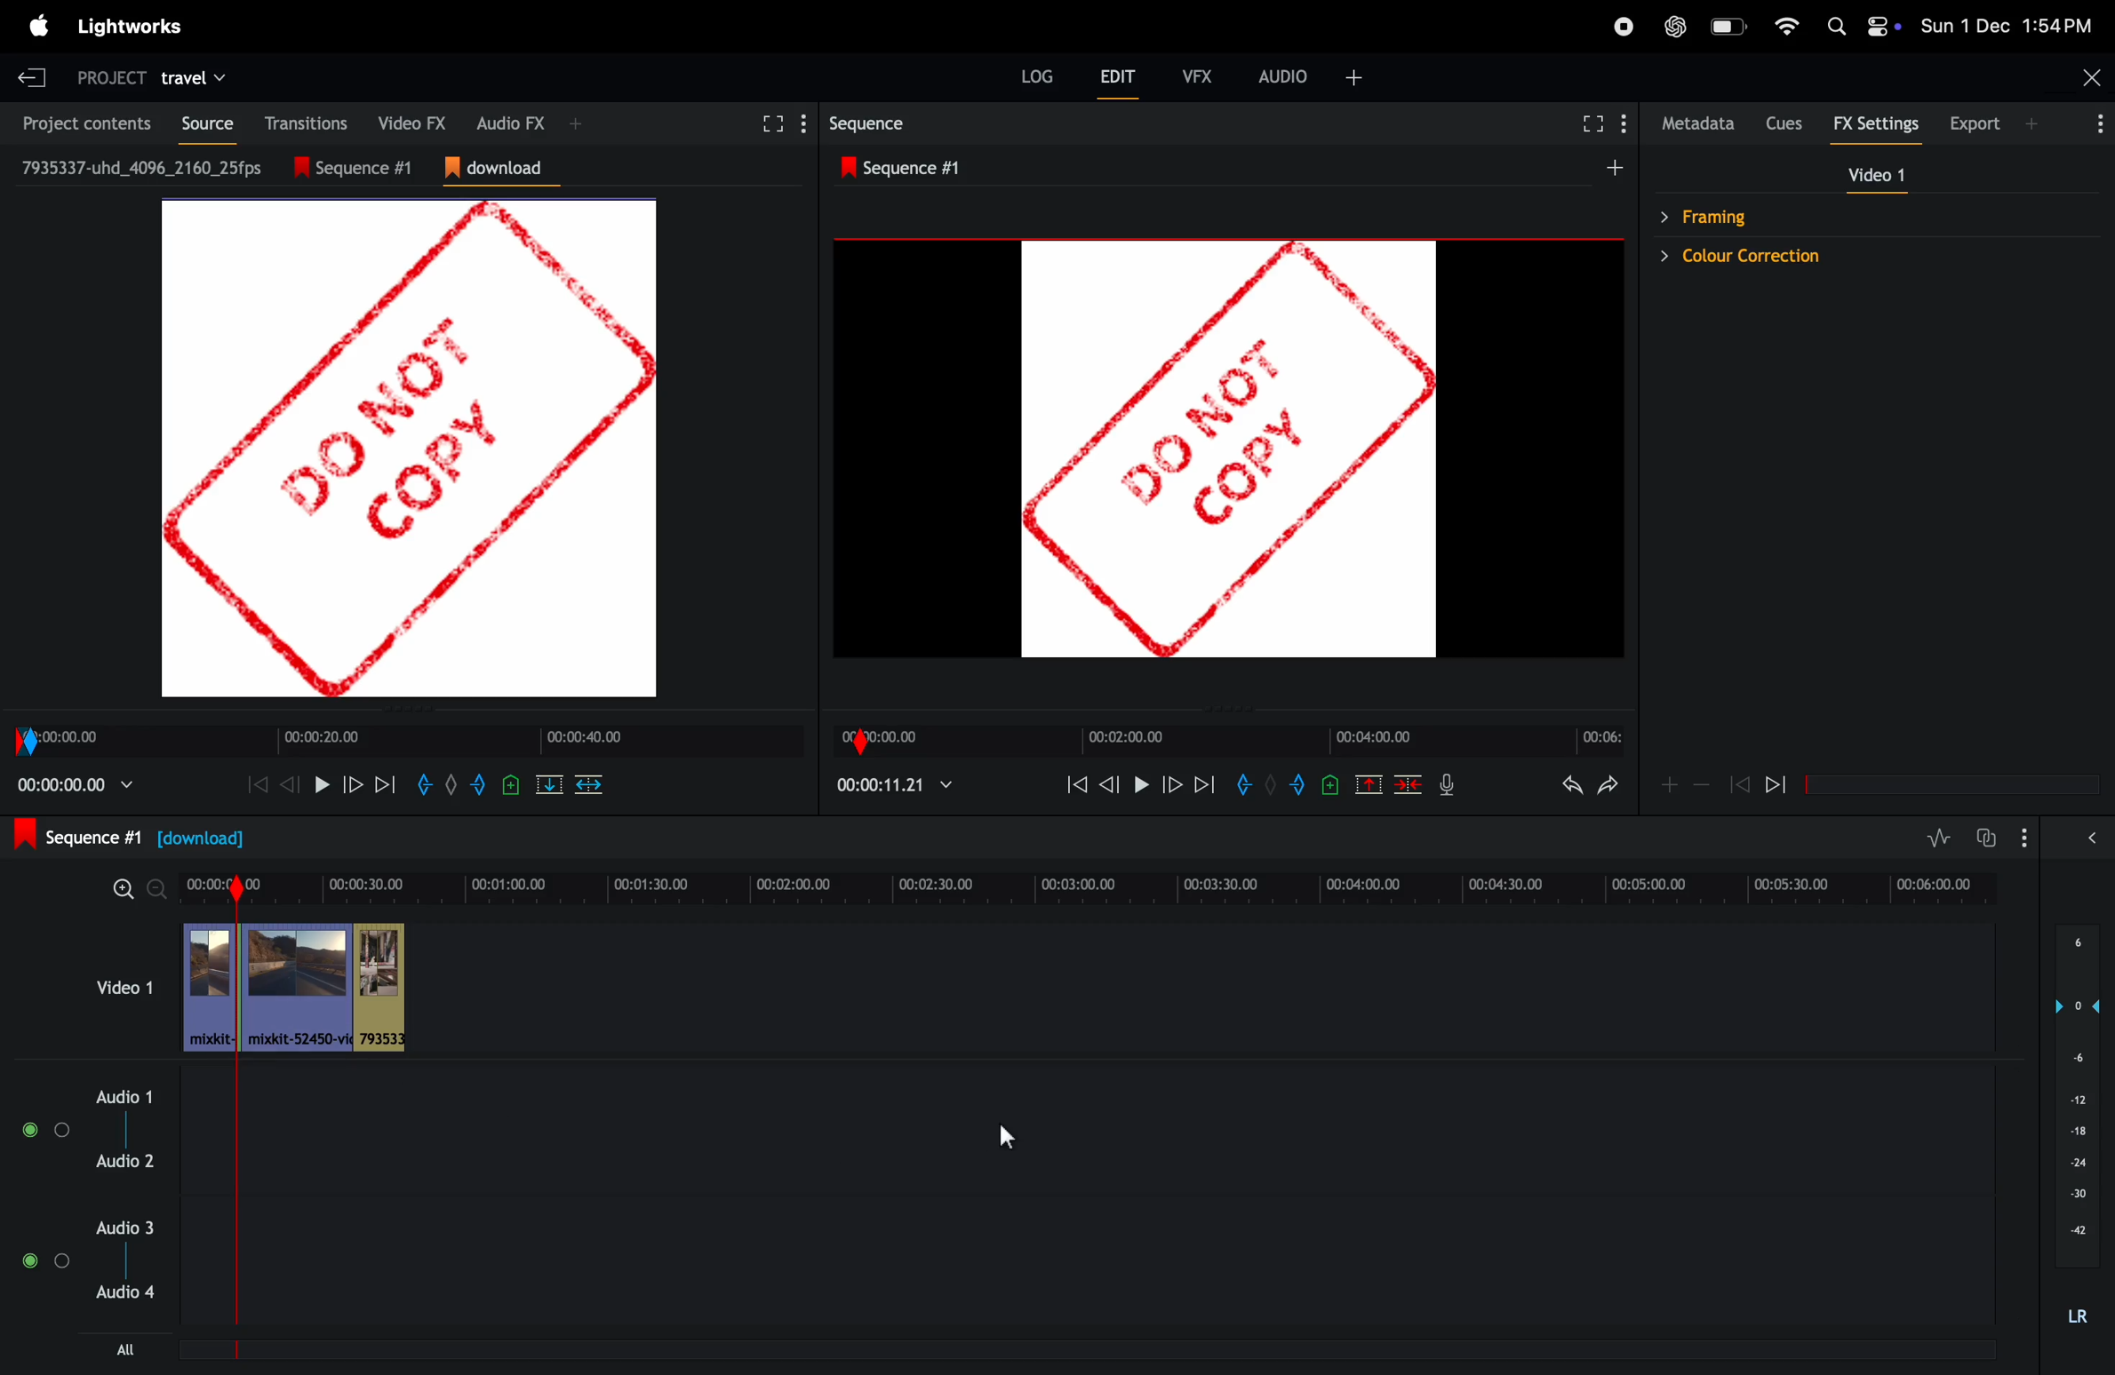 The height and width of the screenshot is (1375, 2115). What do you see at coordinates (1952, 785) in the screenshot?
I see `Horizontal slide bar` at bounding box center [1952, 785].